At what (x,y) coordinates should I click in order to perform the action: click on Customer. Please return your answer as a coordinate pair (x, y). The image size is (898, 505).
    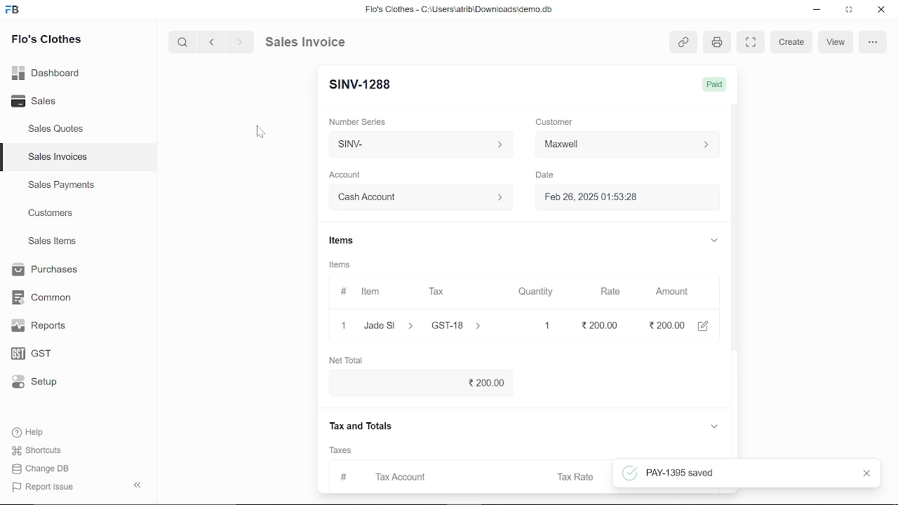
    Looking at the image, I should click on (556, 121).